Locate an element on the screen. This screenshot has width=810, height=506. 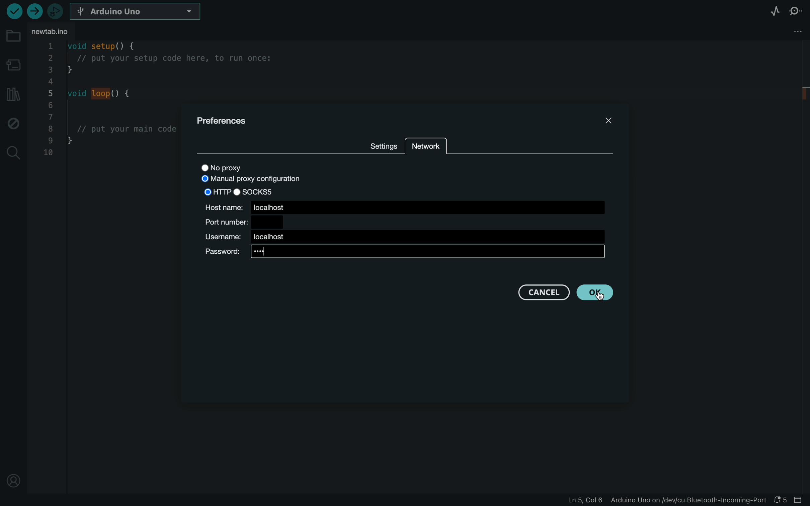
no proxy is located at coordinates (239, 167).